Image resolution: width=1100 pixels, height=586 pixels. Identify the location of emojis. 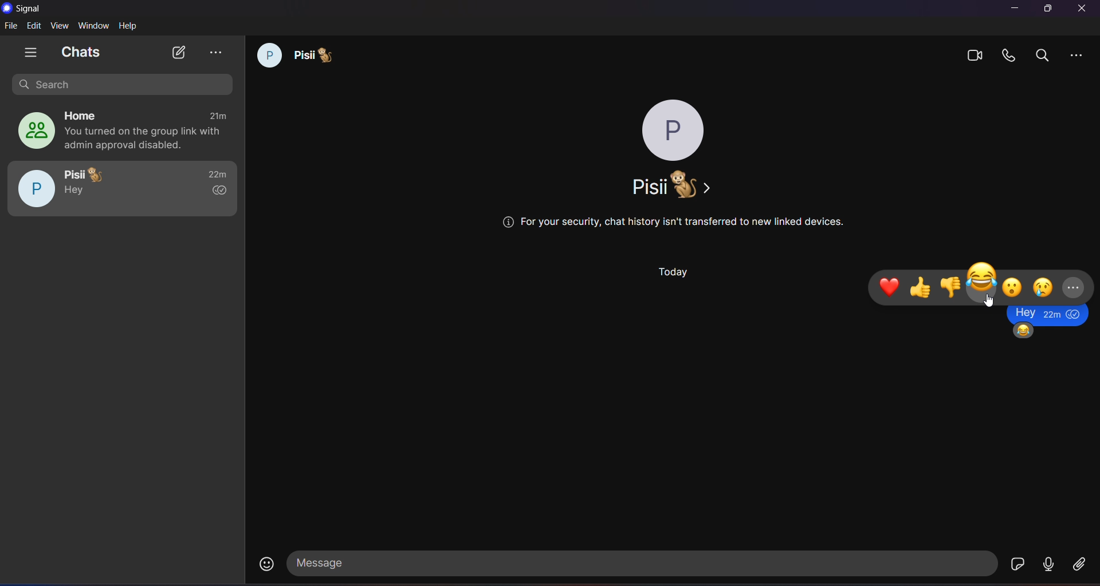
(269, 565).